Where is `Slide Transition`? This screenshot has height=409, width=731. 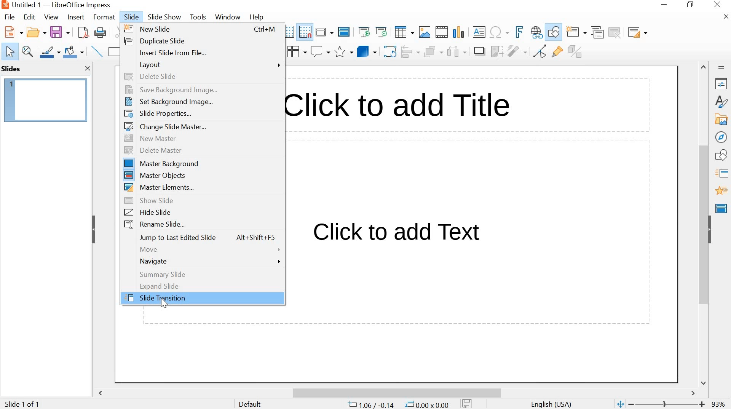 Slide Transition is located at coordinates (724, 174).